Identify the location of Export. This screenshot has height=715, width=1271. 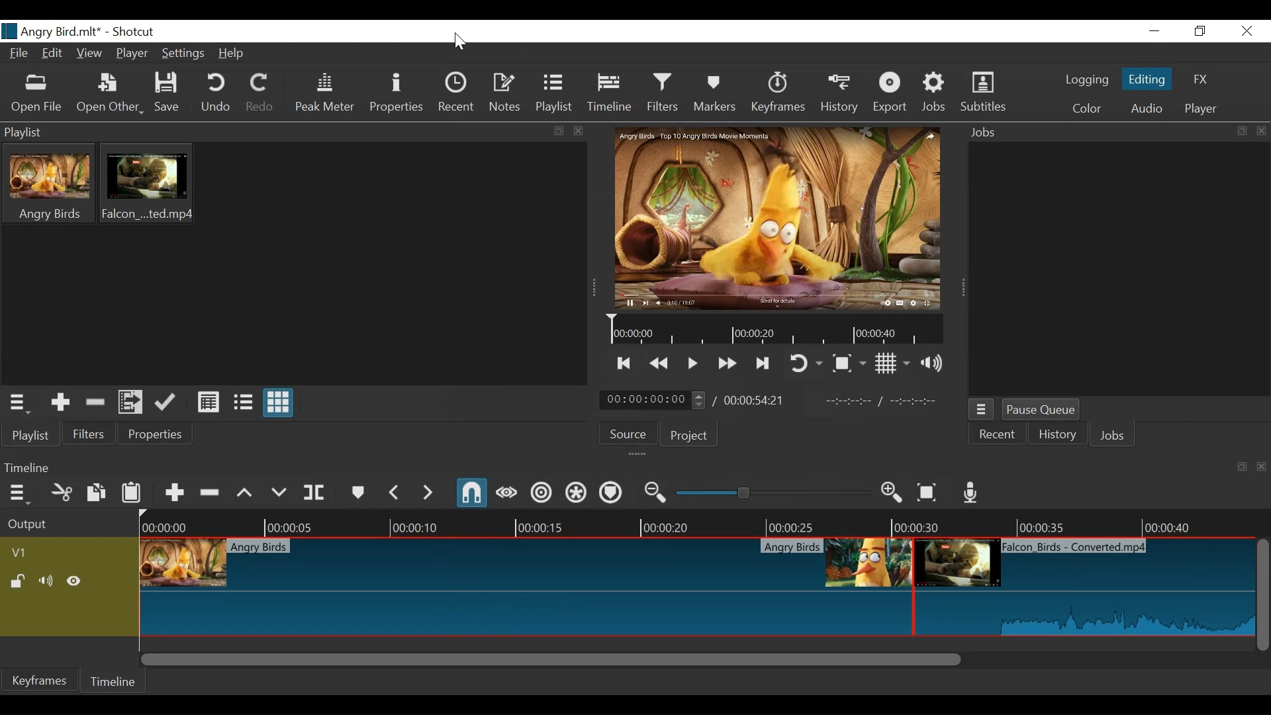
(890, 93).